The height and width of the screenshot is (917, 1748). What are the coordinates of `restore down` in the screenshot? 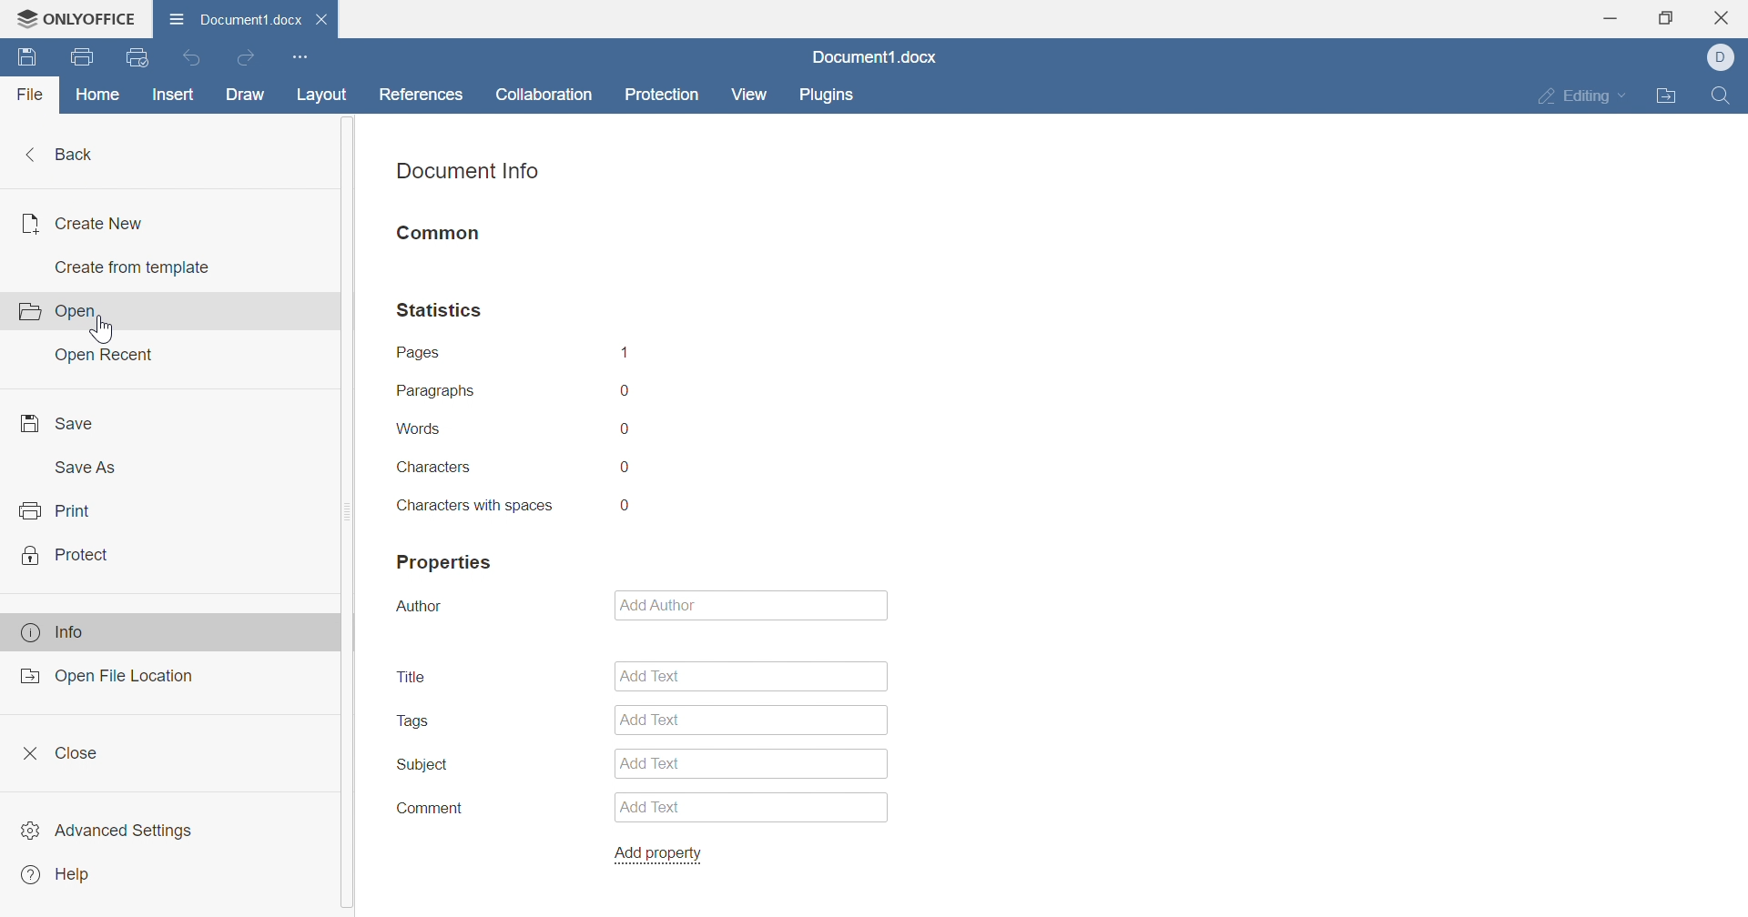 It's located at (1669, 15).